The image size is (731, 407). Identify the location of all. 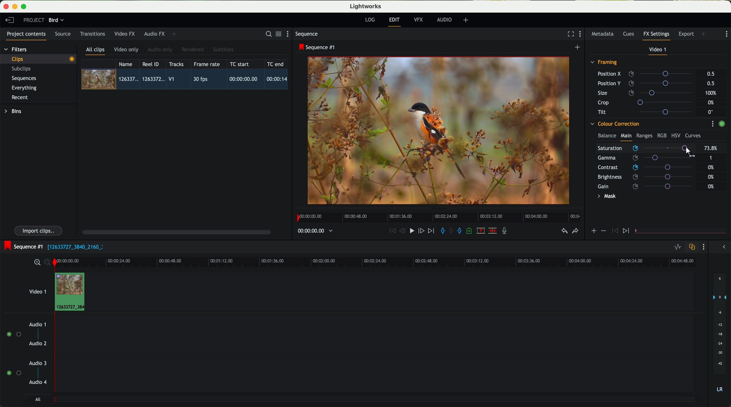
(38, 399).